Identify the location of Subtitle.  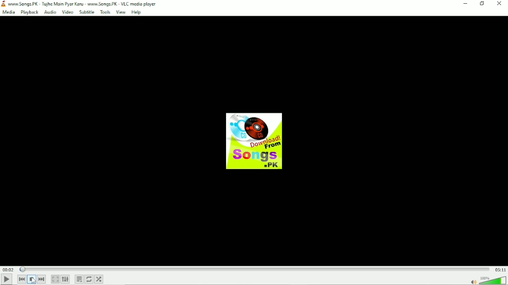
(87, 13).